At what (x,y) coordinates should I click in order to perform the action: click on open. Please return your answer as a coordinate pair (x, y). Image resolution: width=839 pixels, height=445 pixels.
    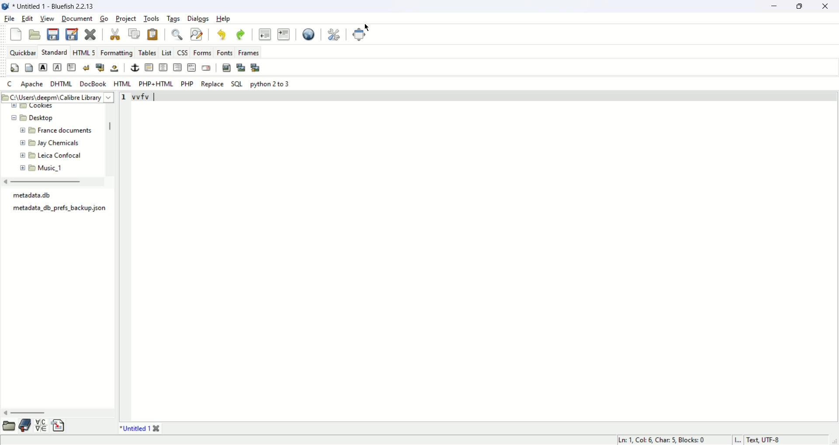
    Looking at the image, I should click on (35, 35).